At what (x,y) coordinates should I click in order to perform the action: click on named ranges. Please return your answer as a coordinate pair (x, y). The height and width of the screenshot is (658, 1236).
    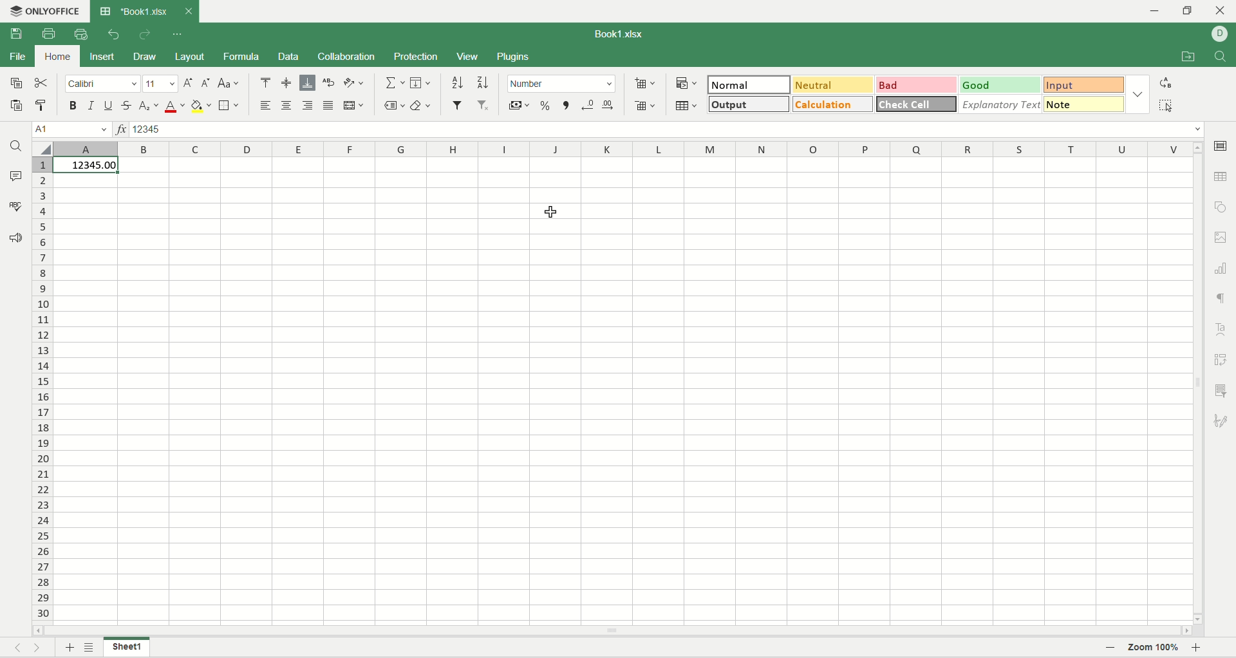
    Looking at the image, I should click on (395, 106).